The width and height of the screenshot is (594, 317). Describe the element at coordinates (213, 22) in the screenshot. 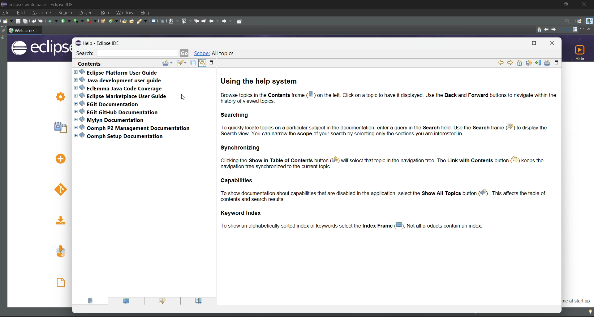

I see `back` at that location.